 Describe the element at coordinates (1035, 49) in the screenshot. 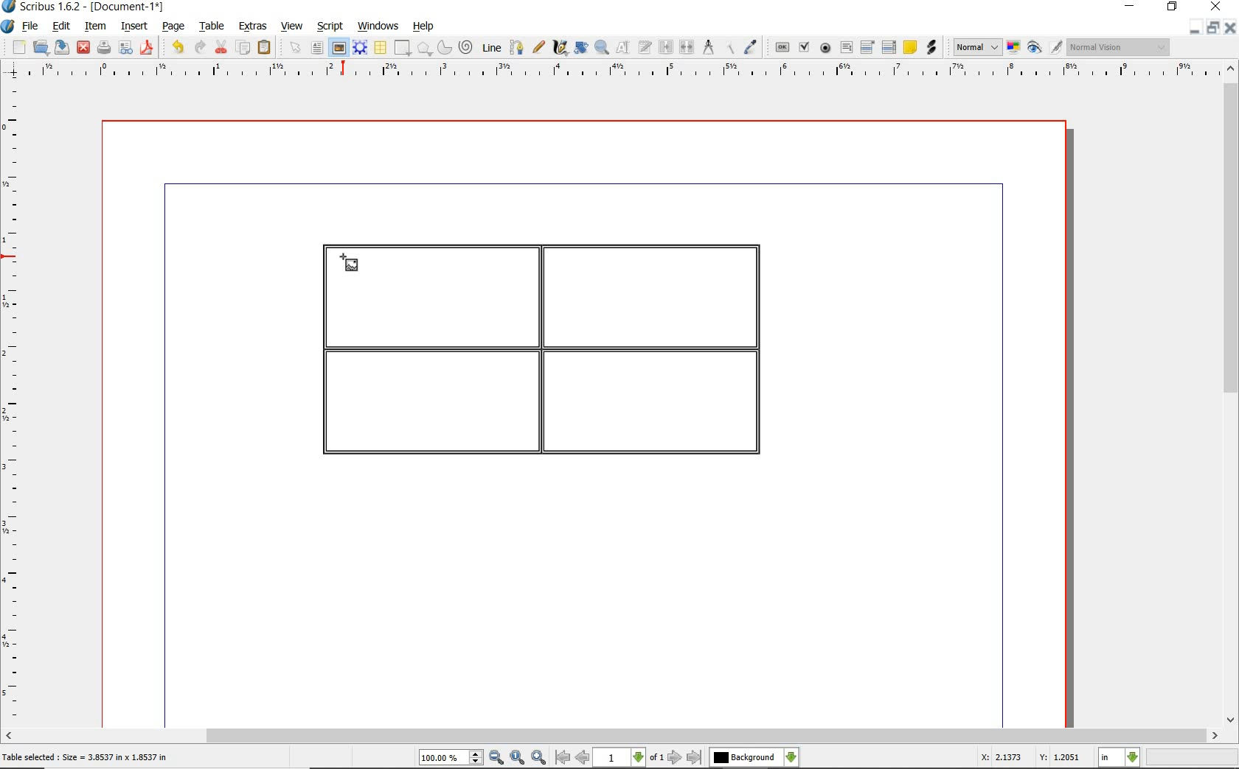

I see `preview mode` at that location.